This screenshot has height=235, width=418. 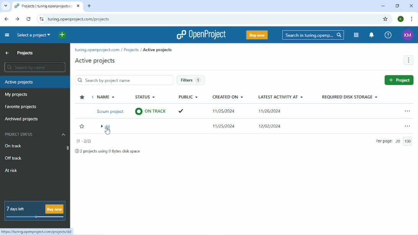 I want to click on Filters, so click(x=191, y=80).